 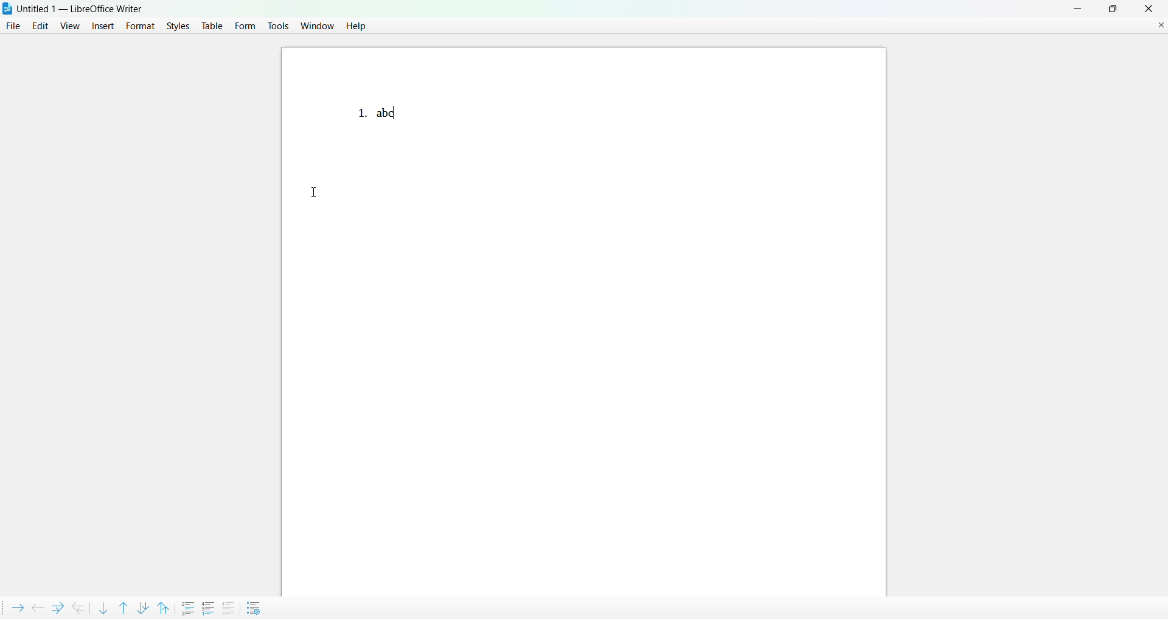 I want to click on table, so click(x=212, y=27).